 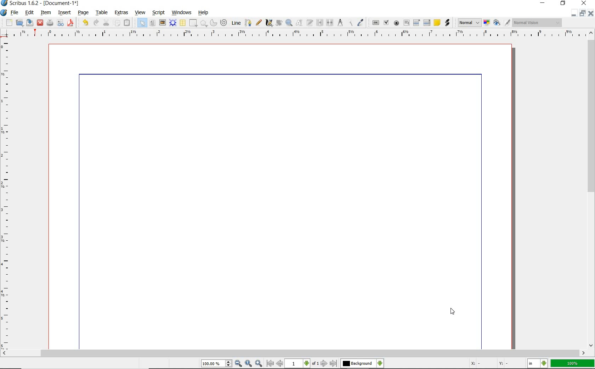 I want to click on link text frames, so click(x=320, y=23).